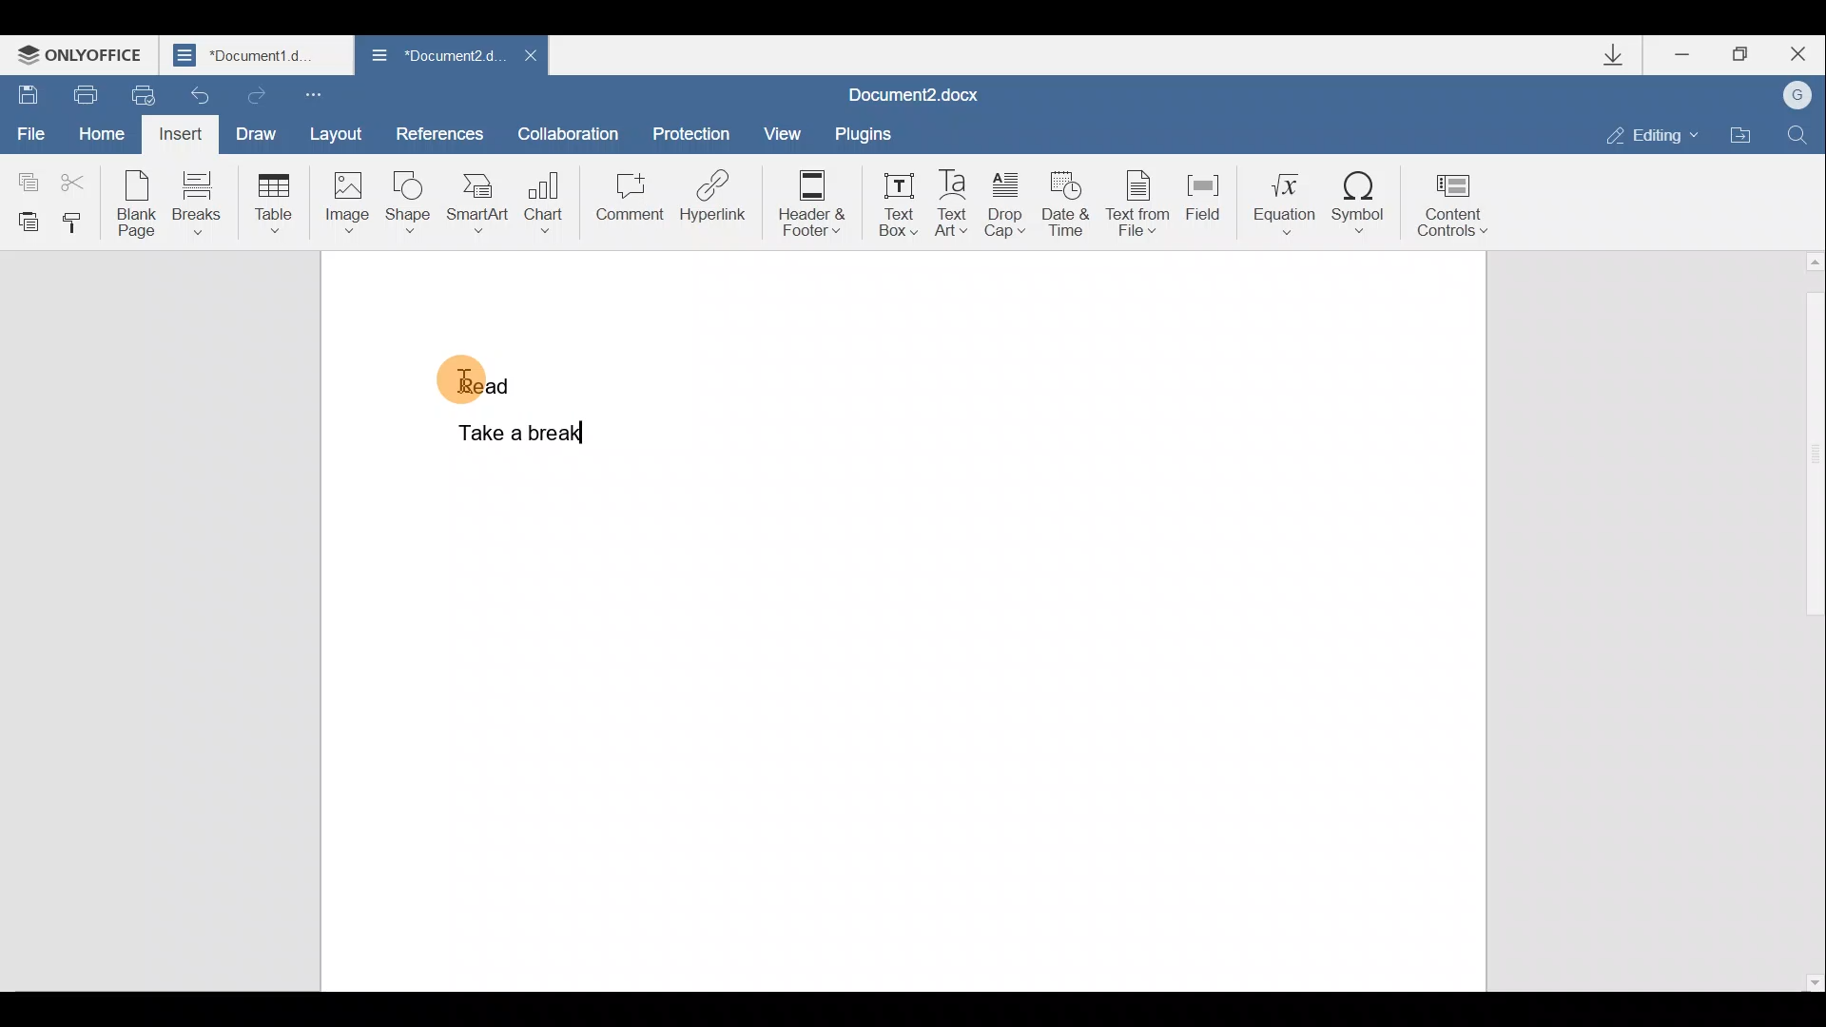 The height and width of the screenshot is (1027, 1826). Describe the element at coordinates (776, 131) in the screenshot. I see `View` at that location.